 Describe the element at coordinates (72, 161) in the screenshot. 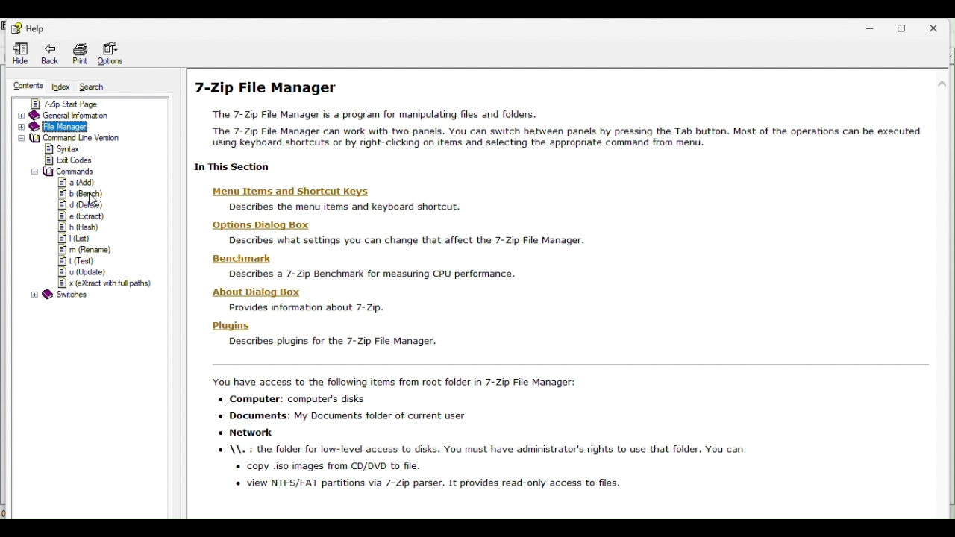

I see `exit` at that location.